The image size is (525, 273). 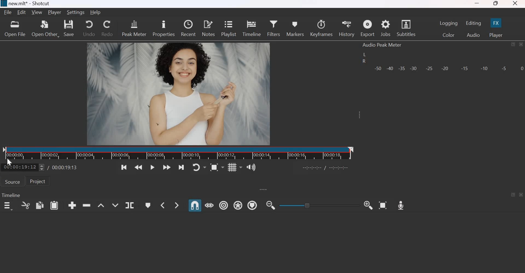 What do you see at coordinates (513, 44) in the screenshot?
I see `maximize` at bounding box center [513, 44].